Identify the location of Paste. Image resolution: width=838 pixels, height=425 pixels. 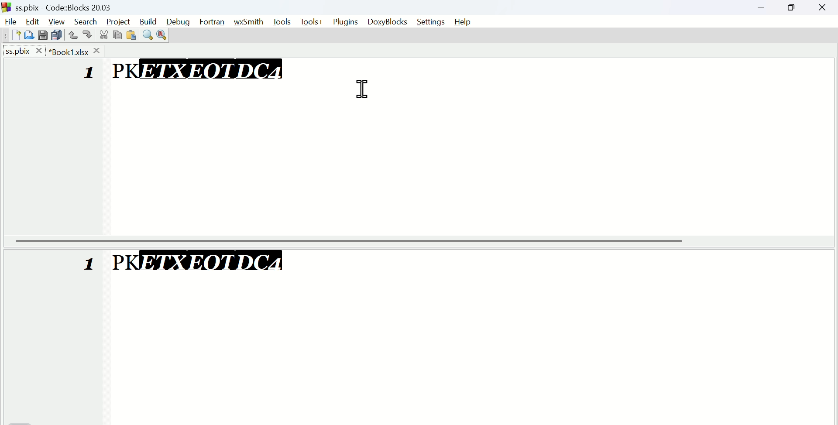
(131, 34).